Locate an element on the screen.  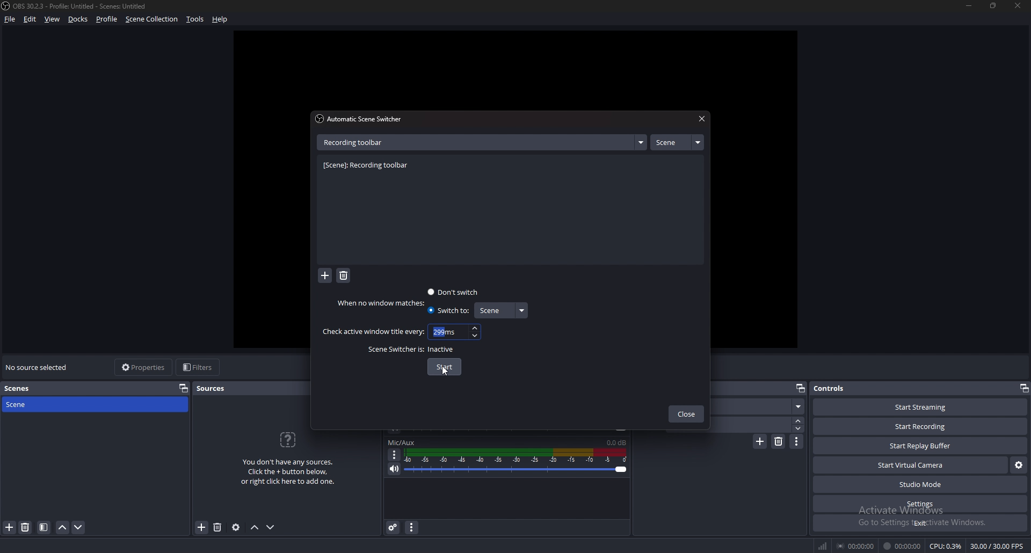
recording toolbar is located at coordinates (369, 166).